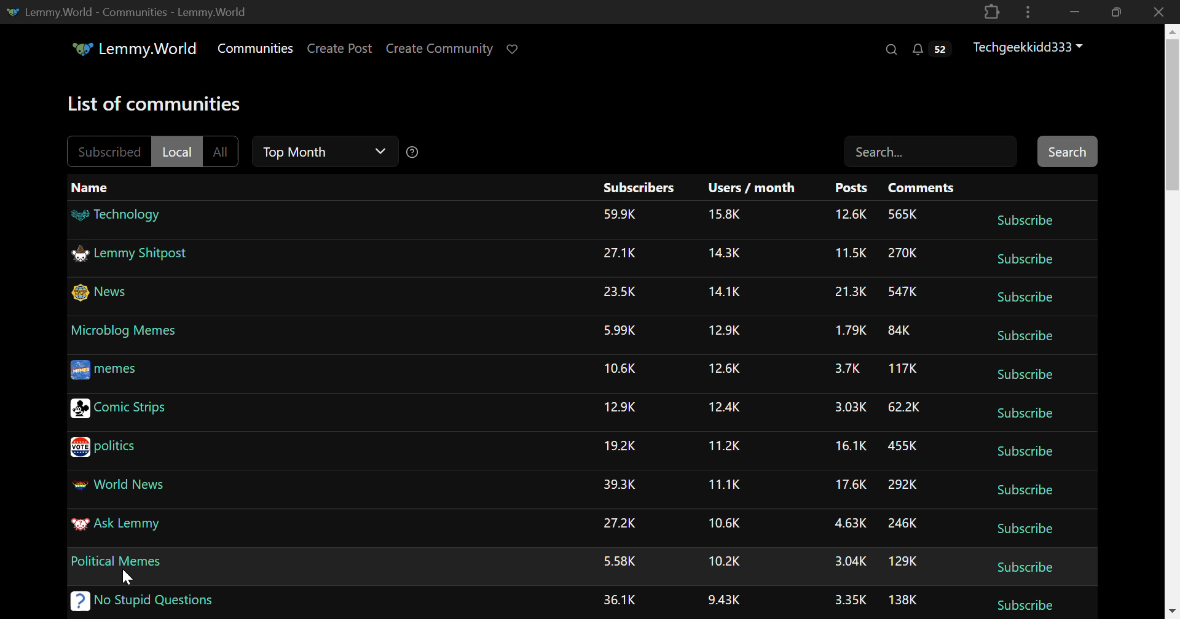 Image resolution: width=1180 pixels, height=619 pixels. I want to click on Search Field, so click(930, 151).